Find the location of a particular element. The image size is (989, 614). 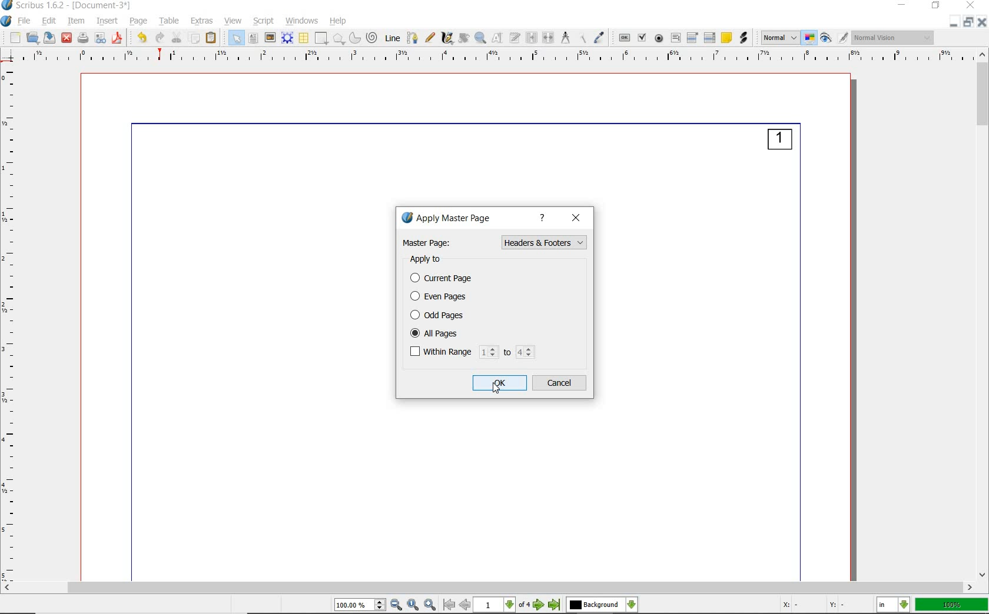

link text frames is located at coordinates (530, 37).